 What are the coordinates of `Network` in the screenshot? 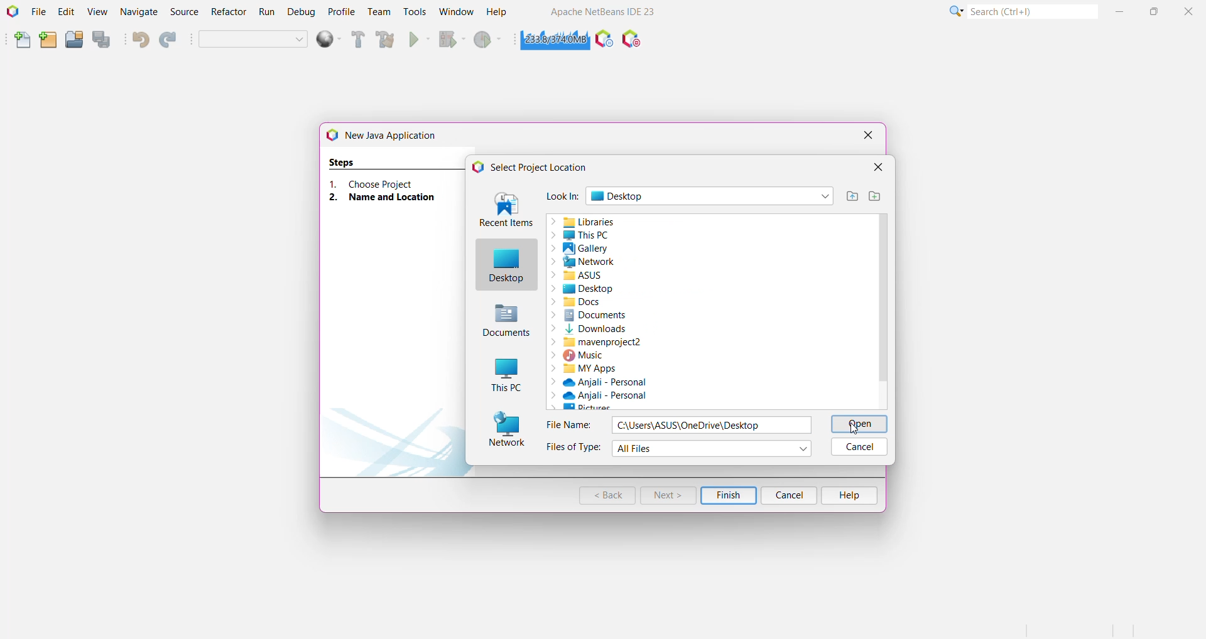 It's located at (612, 262).